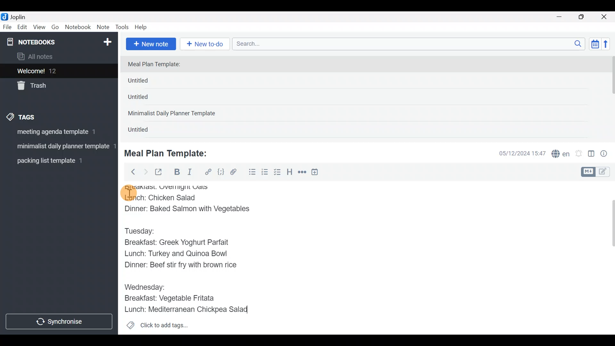 This screenshot has height=346, width=615. What do you see at coordinates (265, 173) in the screenshot?
I see `Numbered list` at bounding box center [265, 173].